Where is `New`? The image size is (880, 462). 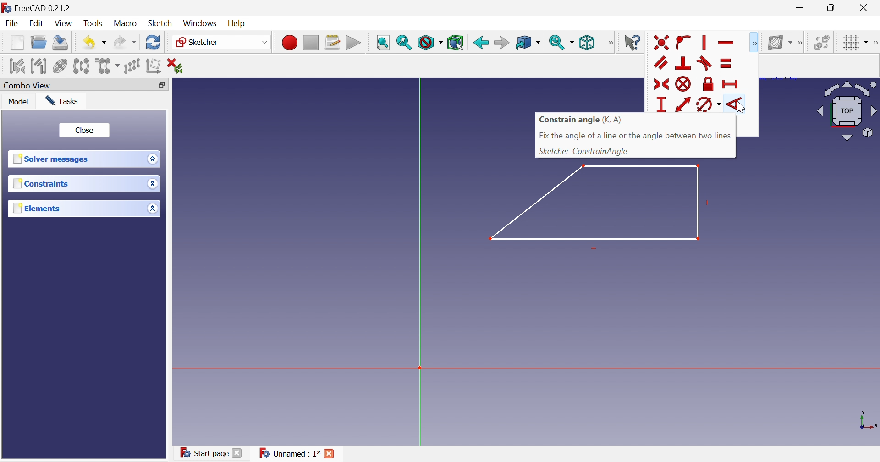 New is located at coordinates (17, 45).